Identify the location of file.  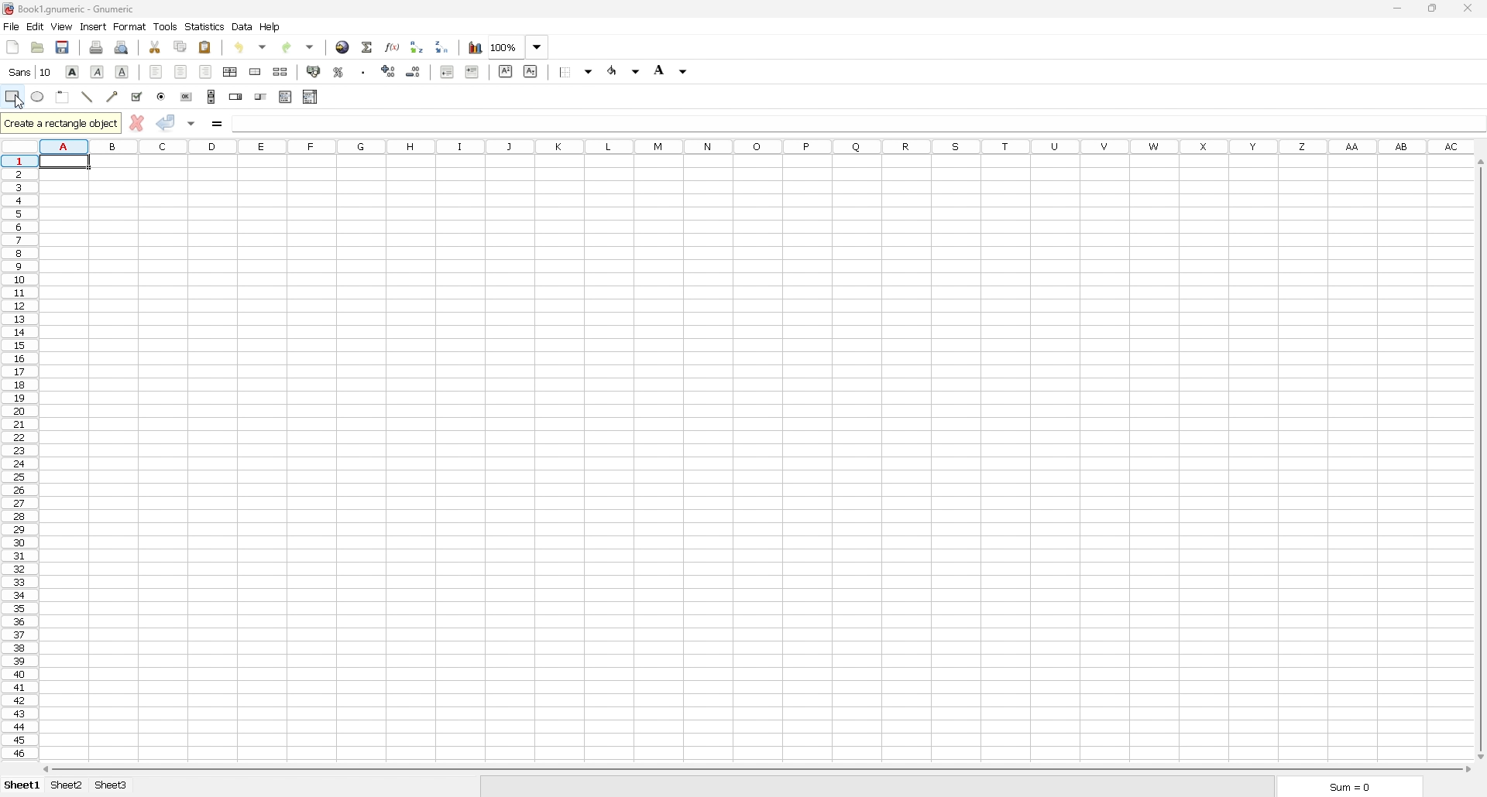
(12, 27).